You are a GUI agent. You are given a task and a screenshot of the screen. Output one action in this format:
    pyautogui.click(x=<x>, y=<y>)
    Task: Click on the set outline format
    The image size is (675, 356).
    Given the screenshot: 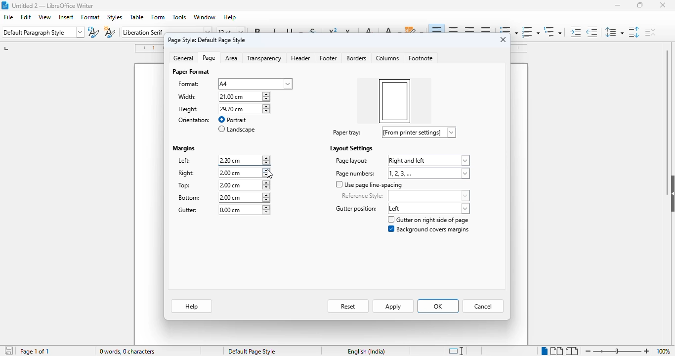 What is the action you would take?
    pyautogui.click(x=552, y=32)
    